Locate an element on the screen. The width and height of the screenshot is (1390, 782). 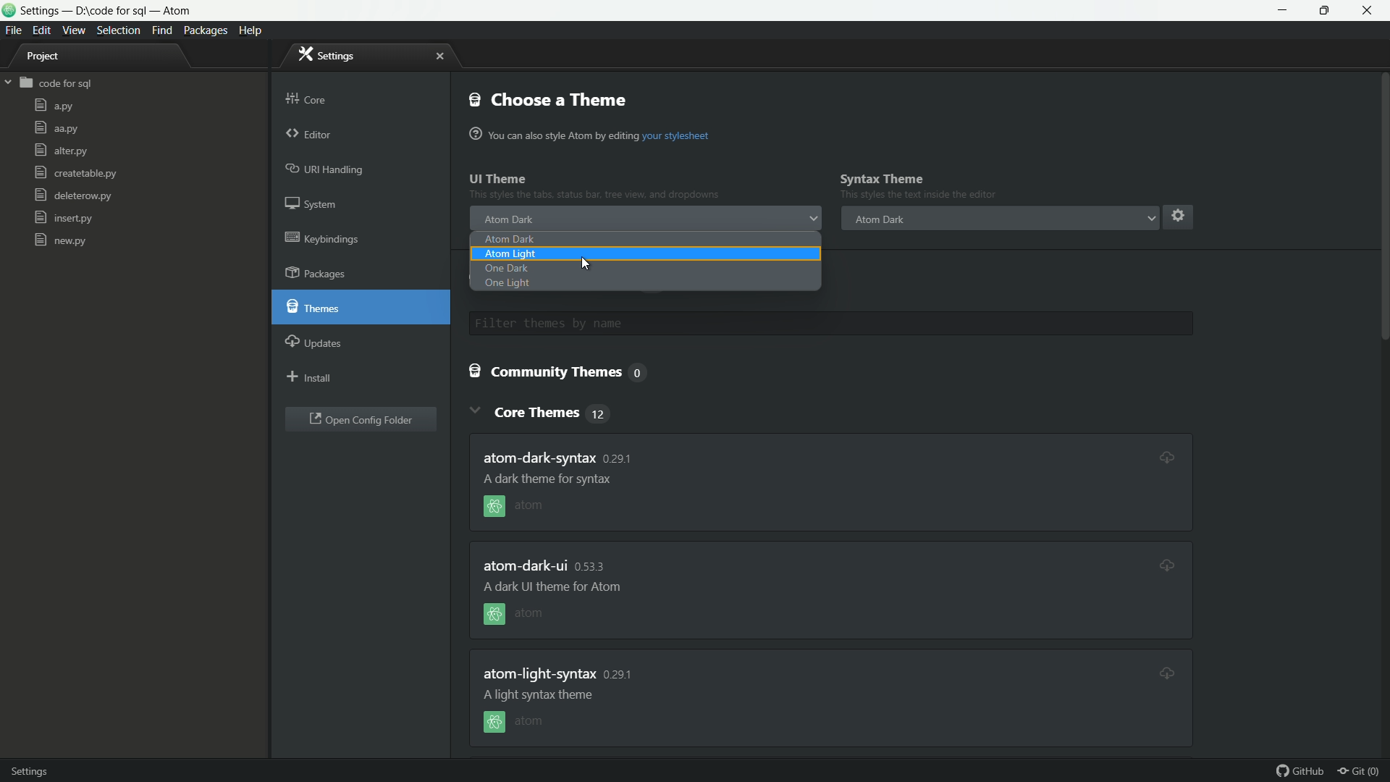
scroll bar is located at coordinates (1381, 353).